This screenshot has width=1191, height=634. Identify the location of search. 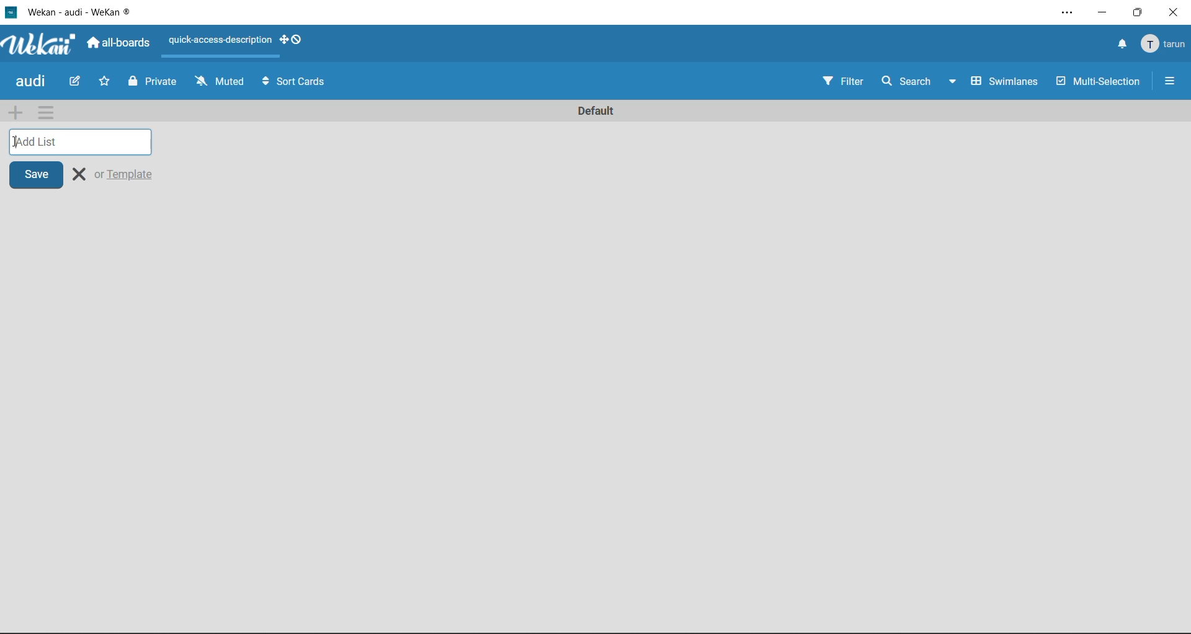
(905, 81).